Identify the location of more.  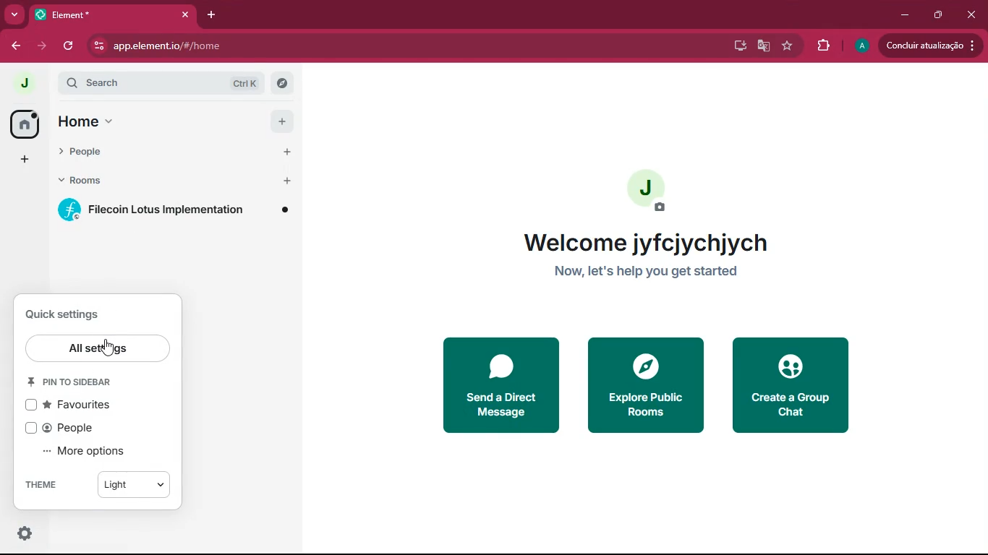
(14, 14).